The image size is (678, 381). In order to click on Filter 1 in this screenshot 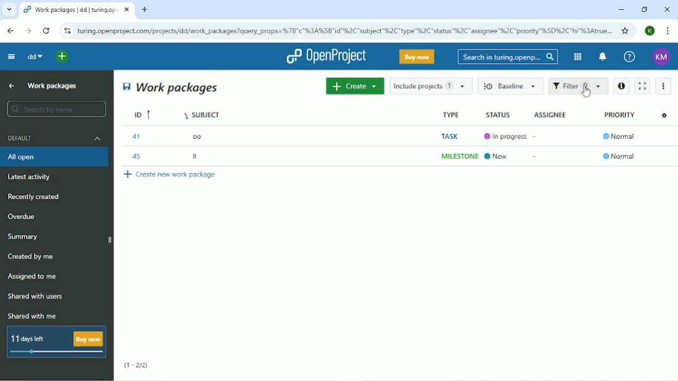, I will do `click(578, 87)`.